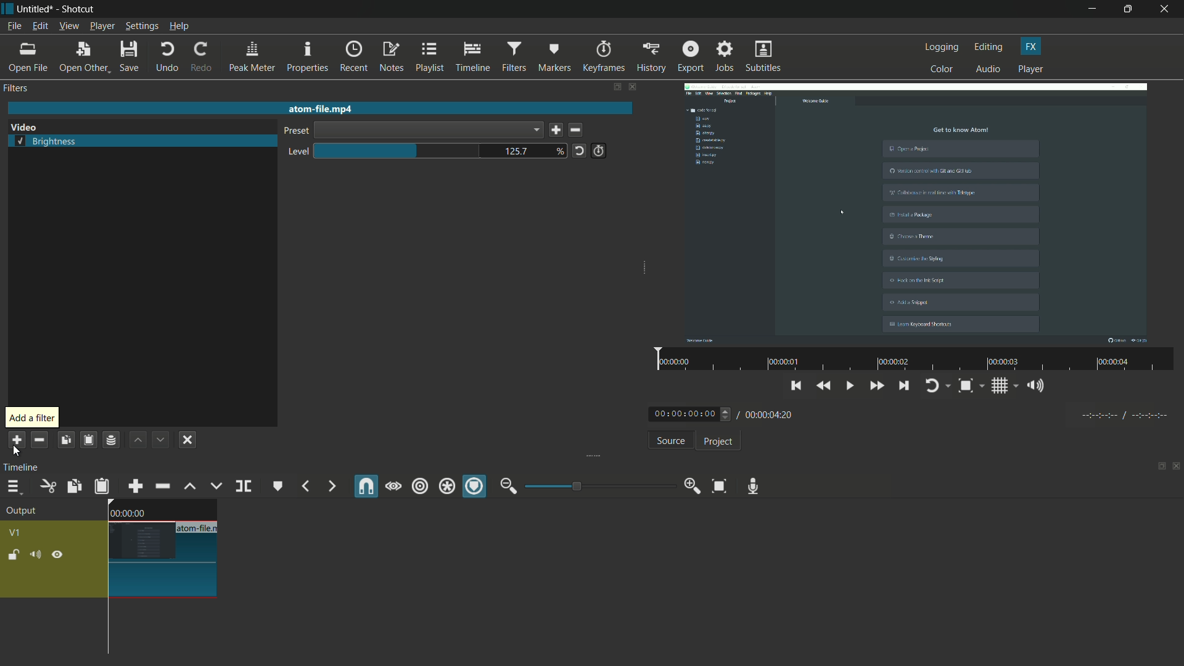 This screenshot has width=1184, height=666. I want to click on atom-file.mp4, so click(319, 108).